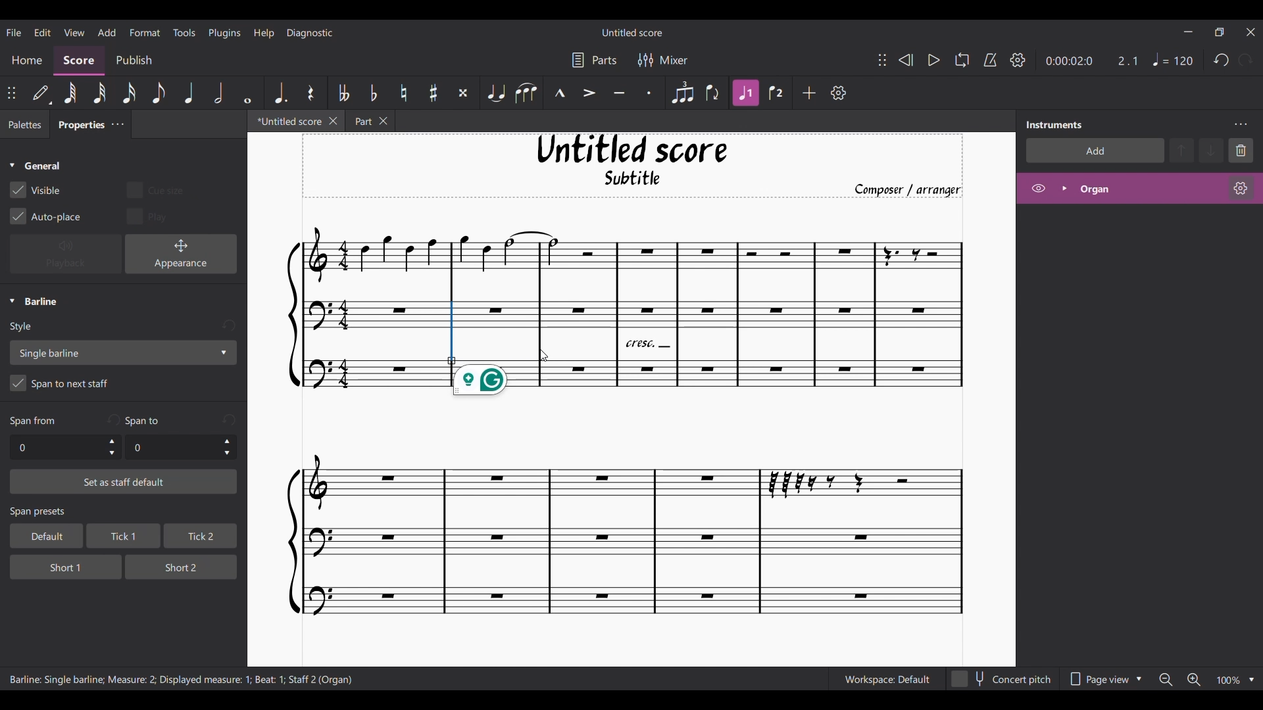 The width and height of the screenshot is (1263, 710). Describe the element at coordinates (249, 92) in the screenshot. I see `Whole note` at that location.